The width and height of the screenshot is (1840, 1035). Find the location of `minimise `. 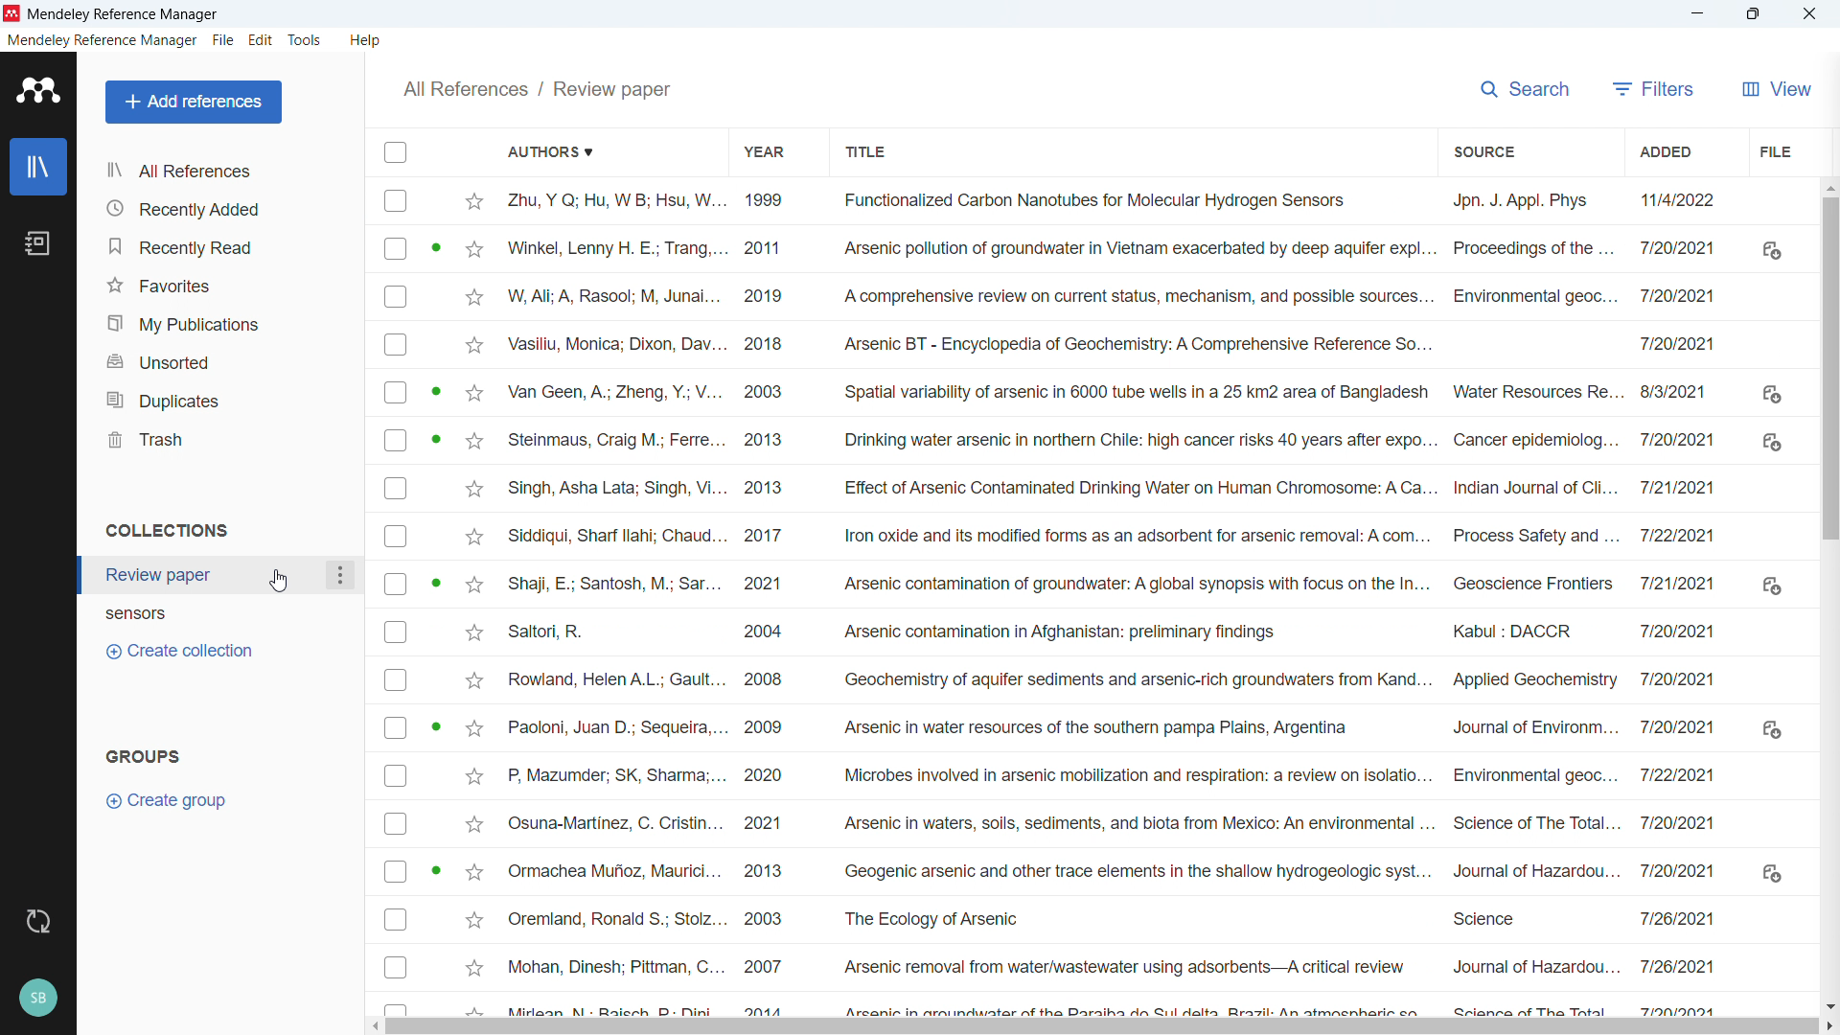

minimise  is located at coordinates (1693, 14).